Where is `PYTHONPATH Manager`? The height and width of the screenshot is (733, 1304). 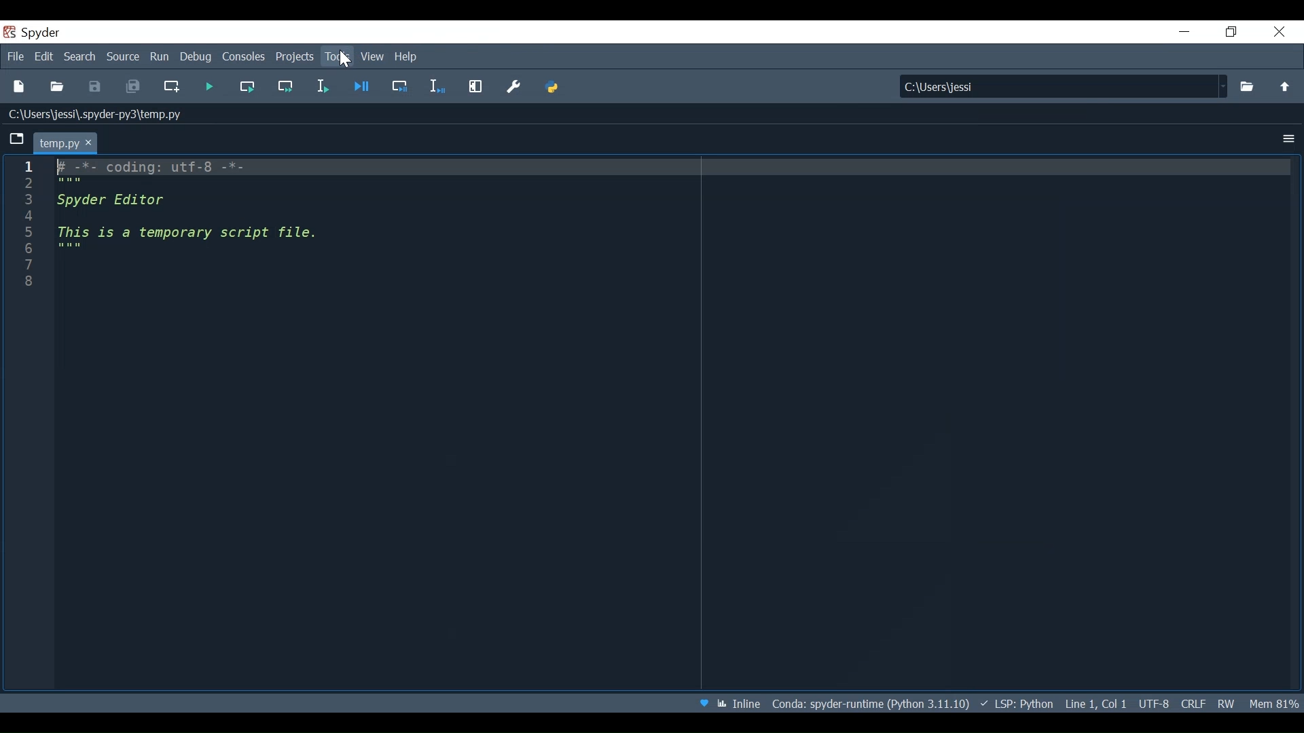
PYTHONPATH Manager is located at coordinates (552, 88).